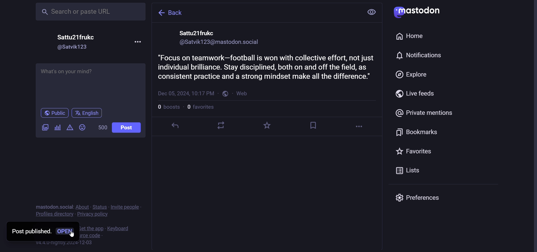 The height and width of the screenshot is (252, 537). Describe the element at coordinates (268, 124) in the screenshot. I see `favorite` at that location.